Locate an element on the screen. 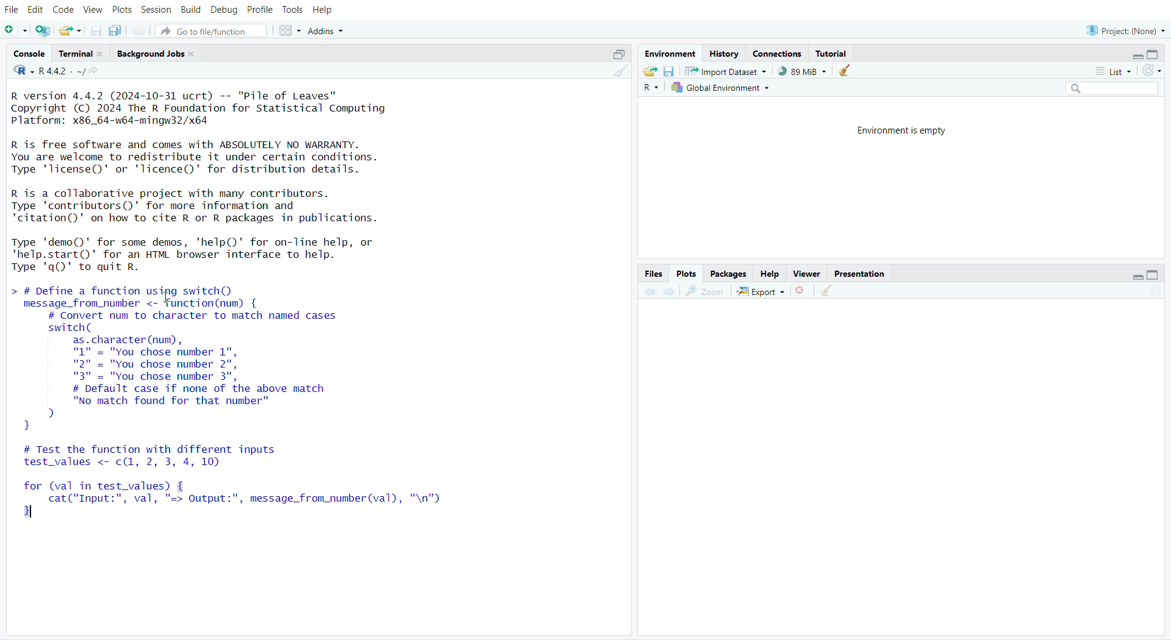 The image size is (1171, 640). Load workspace is located at coordinates (650, 72).